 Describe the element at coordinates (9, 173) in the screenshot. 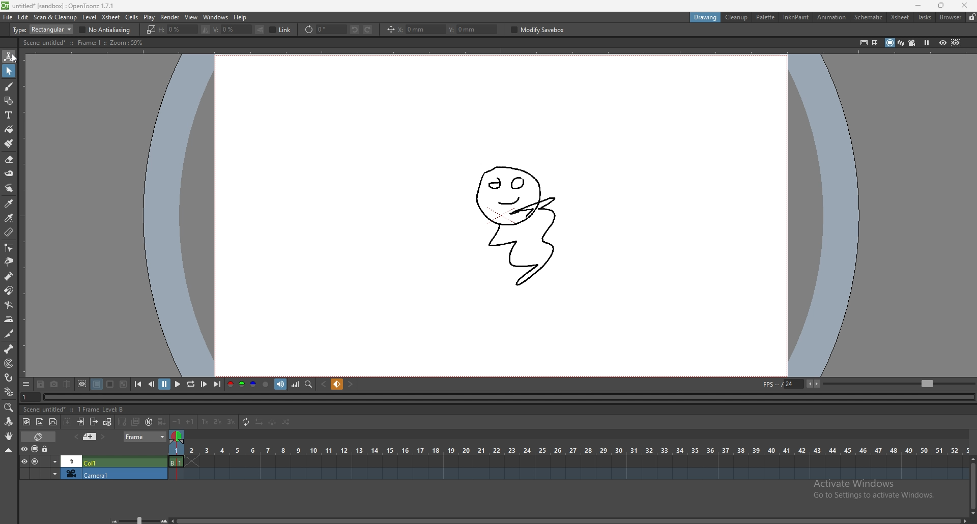

I see `tape` at that location.